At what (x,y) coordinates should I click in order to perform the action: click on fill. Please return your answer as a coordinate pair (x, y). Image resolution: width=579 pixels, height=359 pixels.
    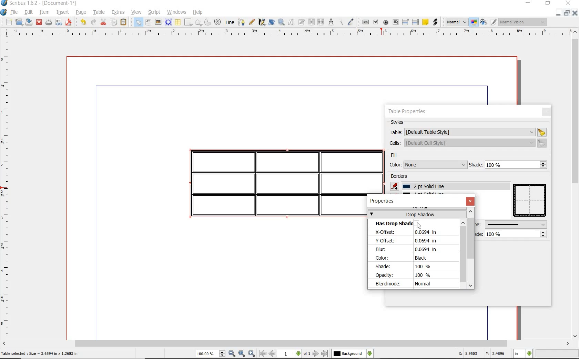
    Looking at the image, I should click on (404, 156).